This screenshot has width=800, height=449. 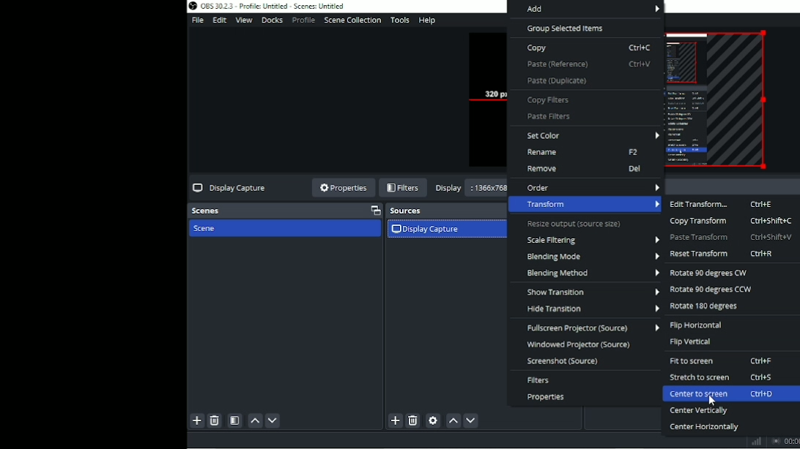 What do you see at coordinates (552, 100) in the screenshot?
I see `Copy filters` at bounding box center [552, 100].